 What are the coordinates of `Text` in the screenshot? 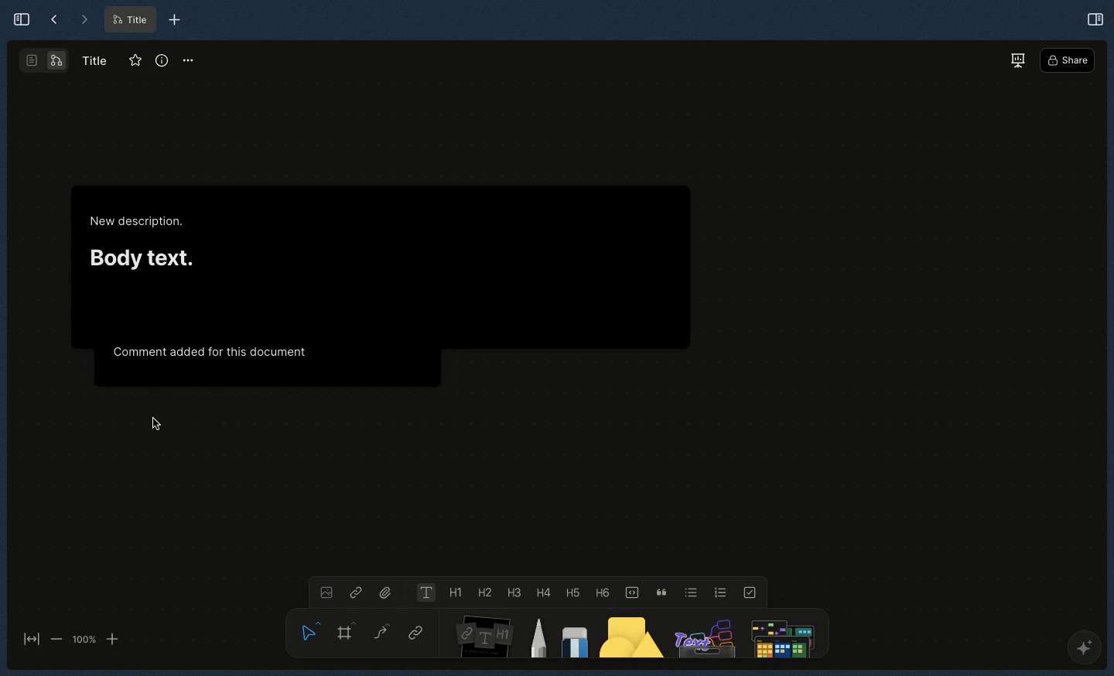 It's located at (424, 592).